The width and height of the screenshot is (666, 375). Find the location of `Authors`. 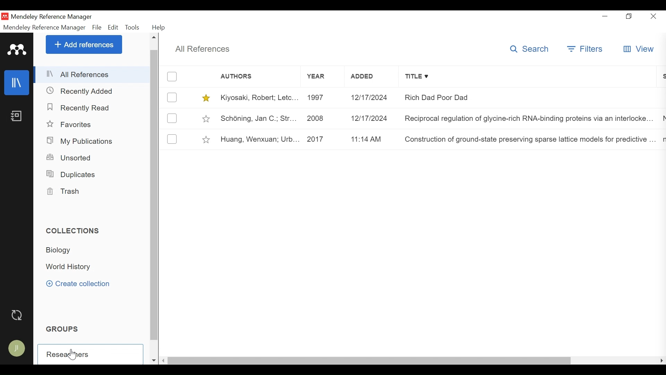

Authors is located at coordinates (250, 77).